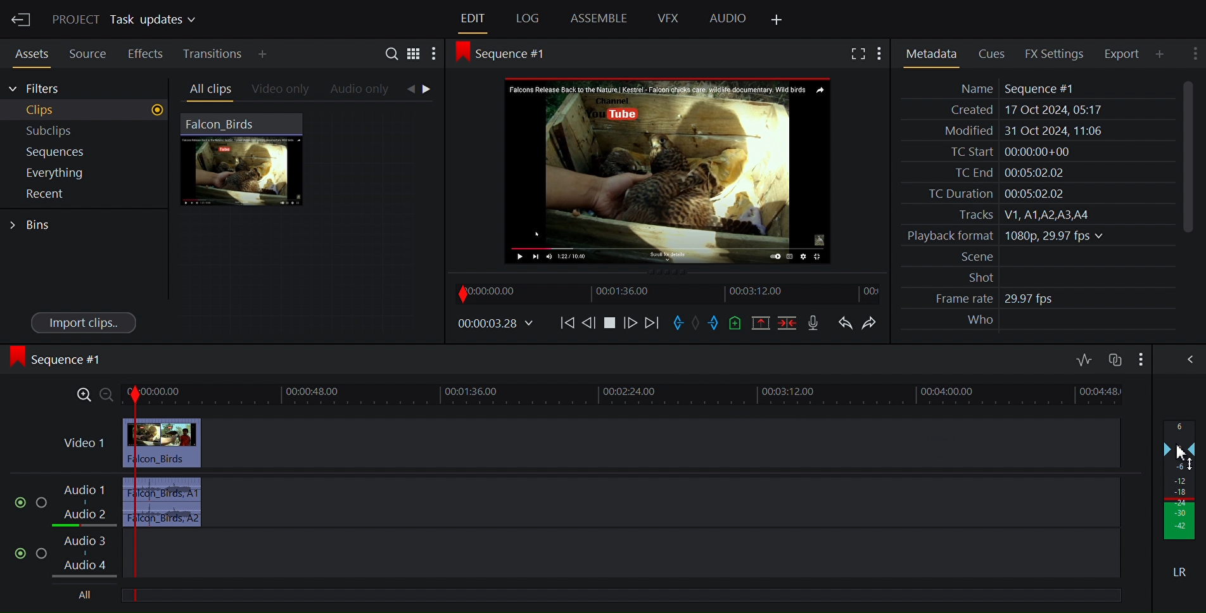 This screenshot has width=1206, height=613. What do you see at coordinates (668, 293) in the screenshot?
I see `Timeline` at bounding box center [668, 293].